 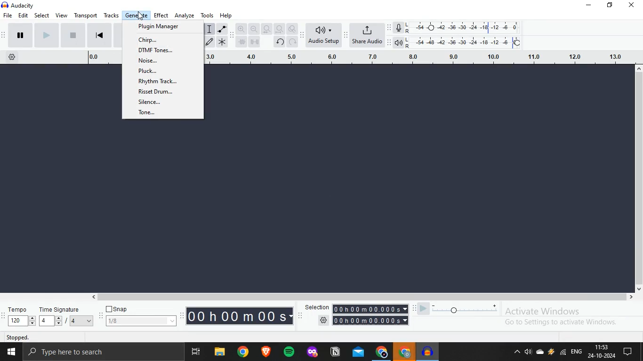 I want to click on Weather, so click(x=551, y=353).